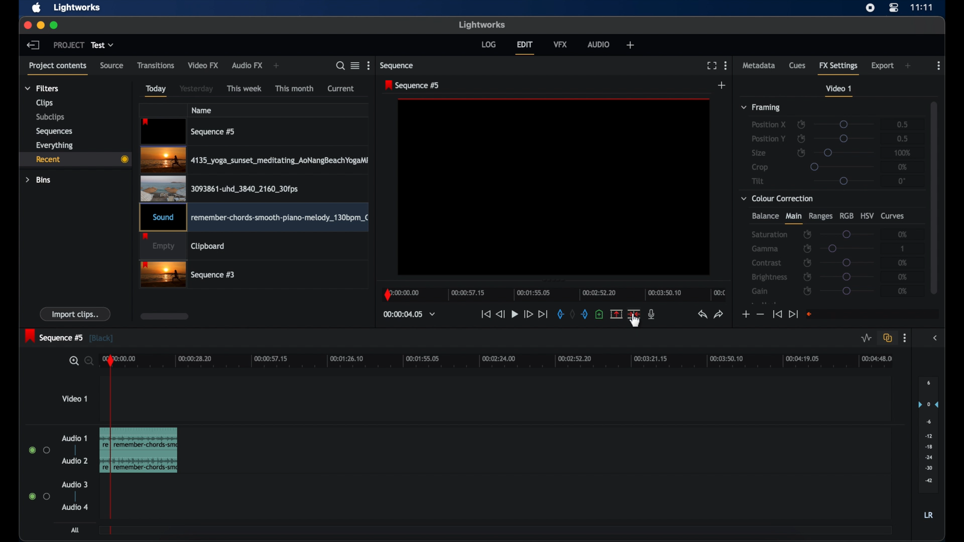 This screenshot has height=542, width=964. Describe the element at coordinates (838, 67) in the screenshot. I see `fx settings` at that location.